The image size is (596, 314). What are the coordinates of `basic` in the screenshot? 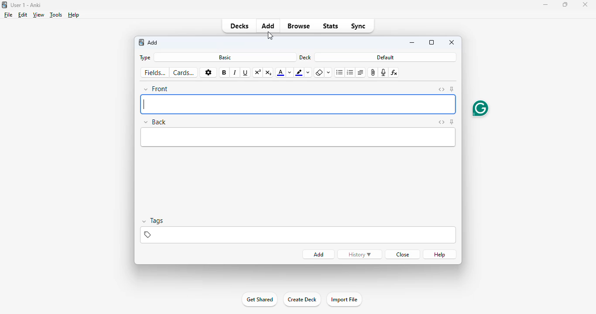 It's located at (225, 57).